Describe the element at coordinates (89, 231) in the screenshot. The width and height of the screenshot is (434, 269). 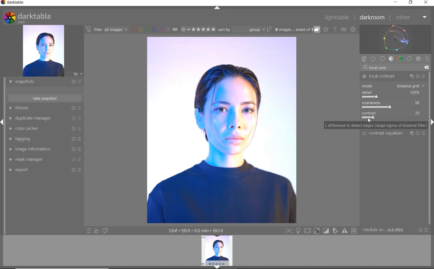
I see `QUICK ACCESS TO PRESET` at that location.